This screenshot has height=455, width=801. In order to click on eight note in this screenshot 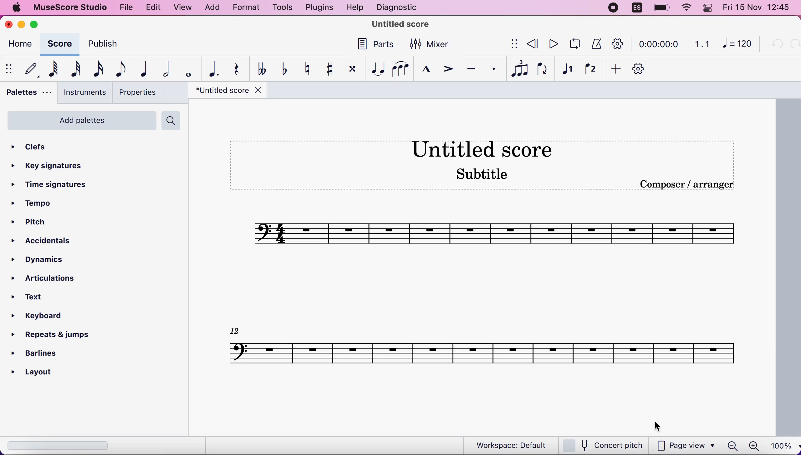, I will do `click(120, 68)`.